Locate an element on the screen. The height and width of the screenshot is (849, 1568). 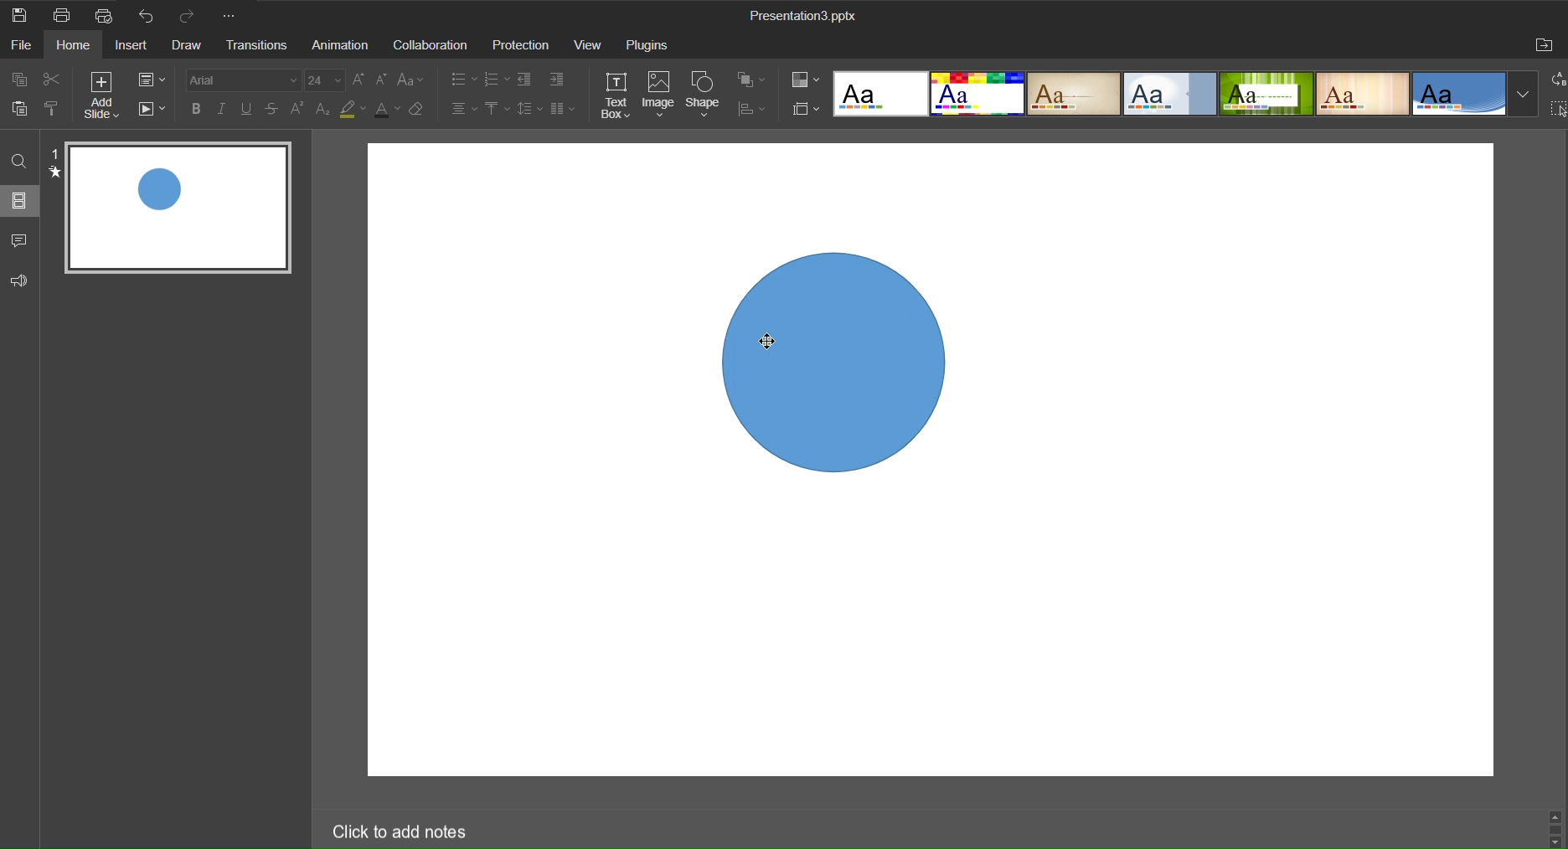
Home is located at coordinates (78, 46).